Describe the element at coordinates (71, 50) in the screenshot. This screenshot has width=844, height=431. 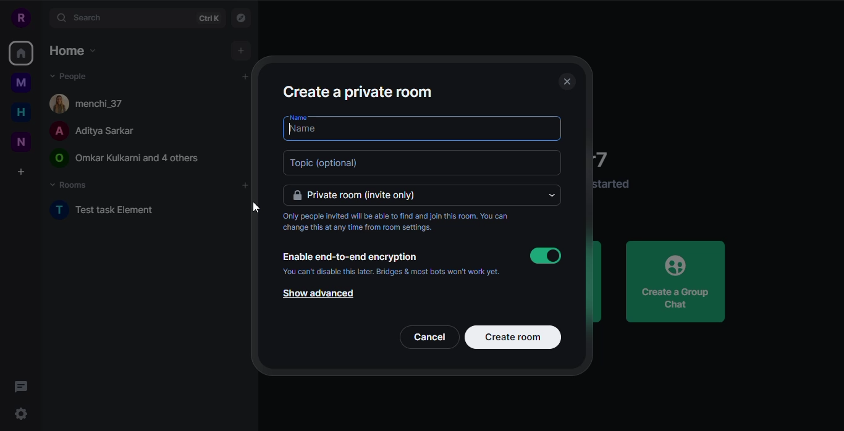
I see `home` at that location.